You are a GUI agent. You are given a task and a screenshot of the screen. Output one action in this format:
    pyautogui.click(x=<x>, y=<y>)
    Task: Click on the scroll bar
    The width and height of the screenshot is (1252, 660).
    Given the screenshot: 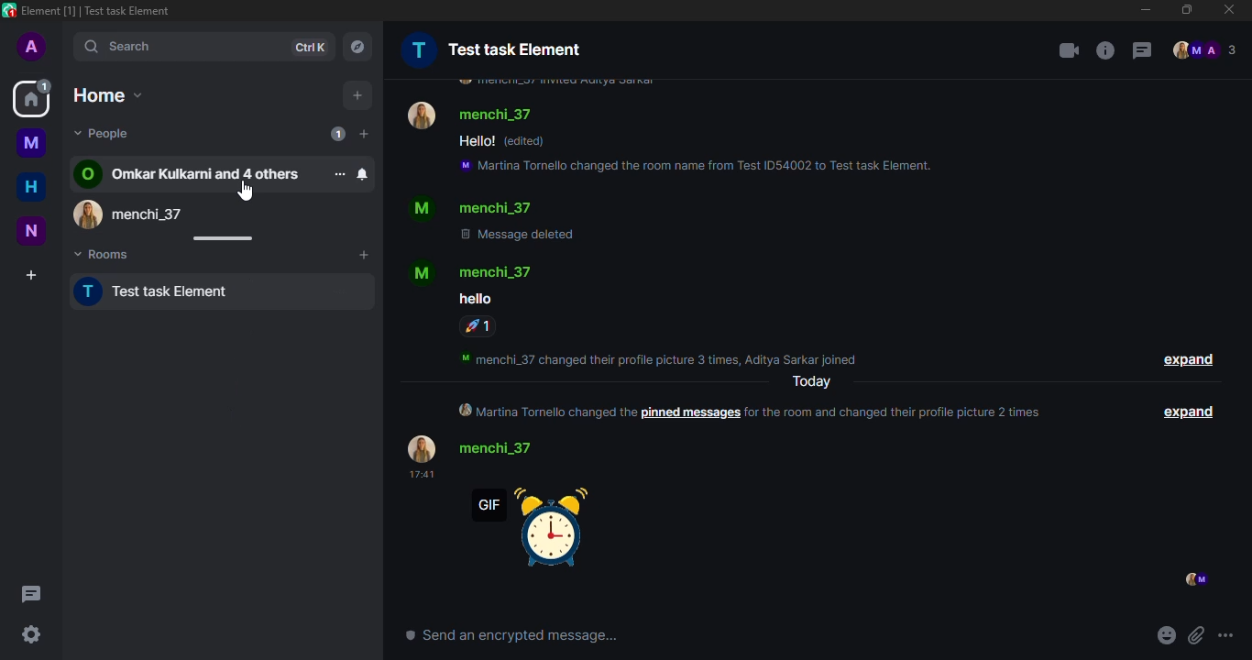 What is the action you would take?
    pyautogui.click(x=222, y=238)
    